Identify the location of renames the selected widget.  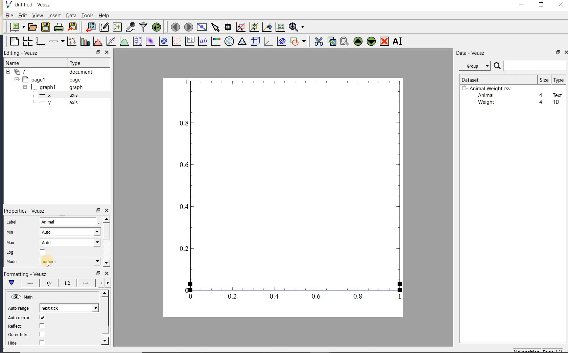
(397, 41).